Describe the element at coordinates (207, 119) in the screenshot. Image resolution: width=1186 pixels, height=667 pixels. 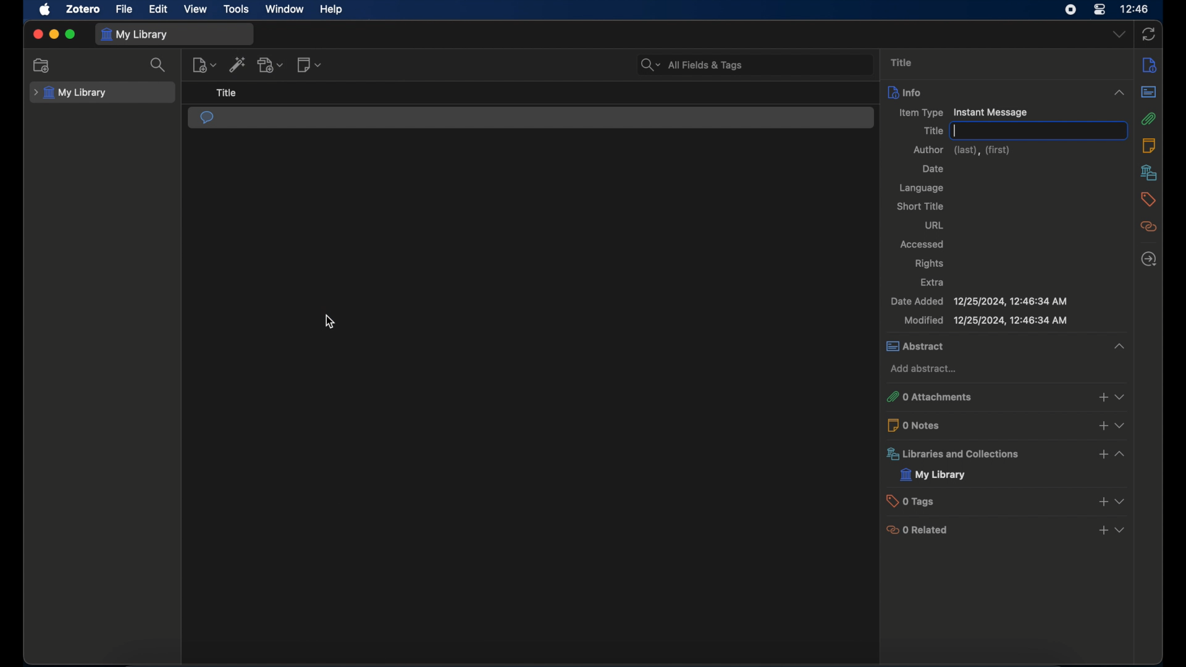
I see `instant message` at that location.